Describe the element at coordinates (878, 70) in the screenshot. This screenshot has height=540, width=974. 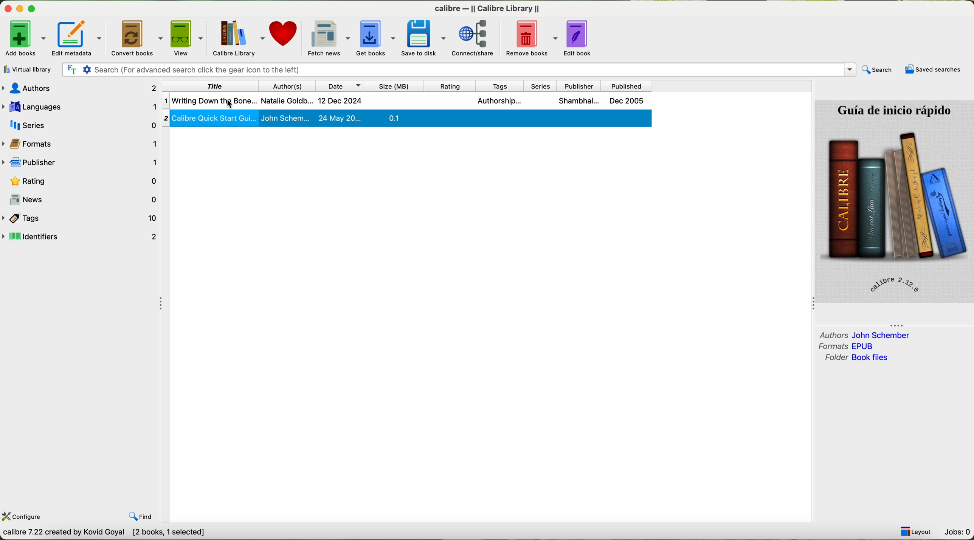
I see `search` at that location.